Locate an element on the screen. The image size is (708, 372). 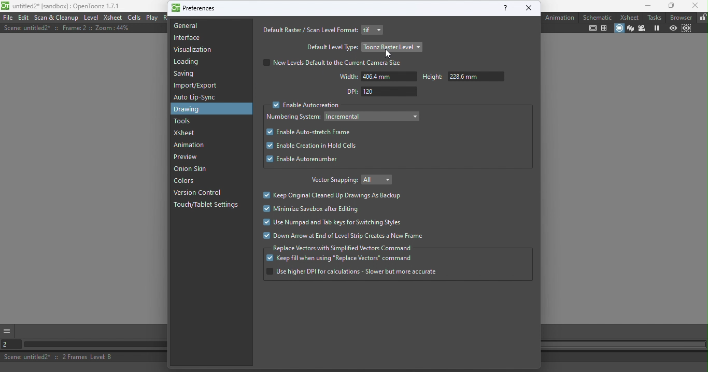
Use numpad and tab keys for switching styles is located at coordinates (332, 223).